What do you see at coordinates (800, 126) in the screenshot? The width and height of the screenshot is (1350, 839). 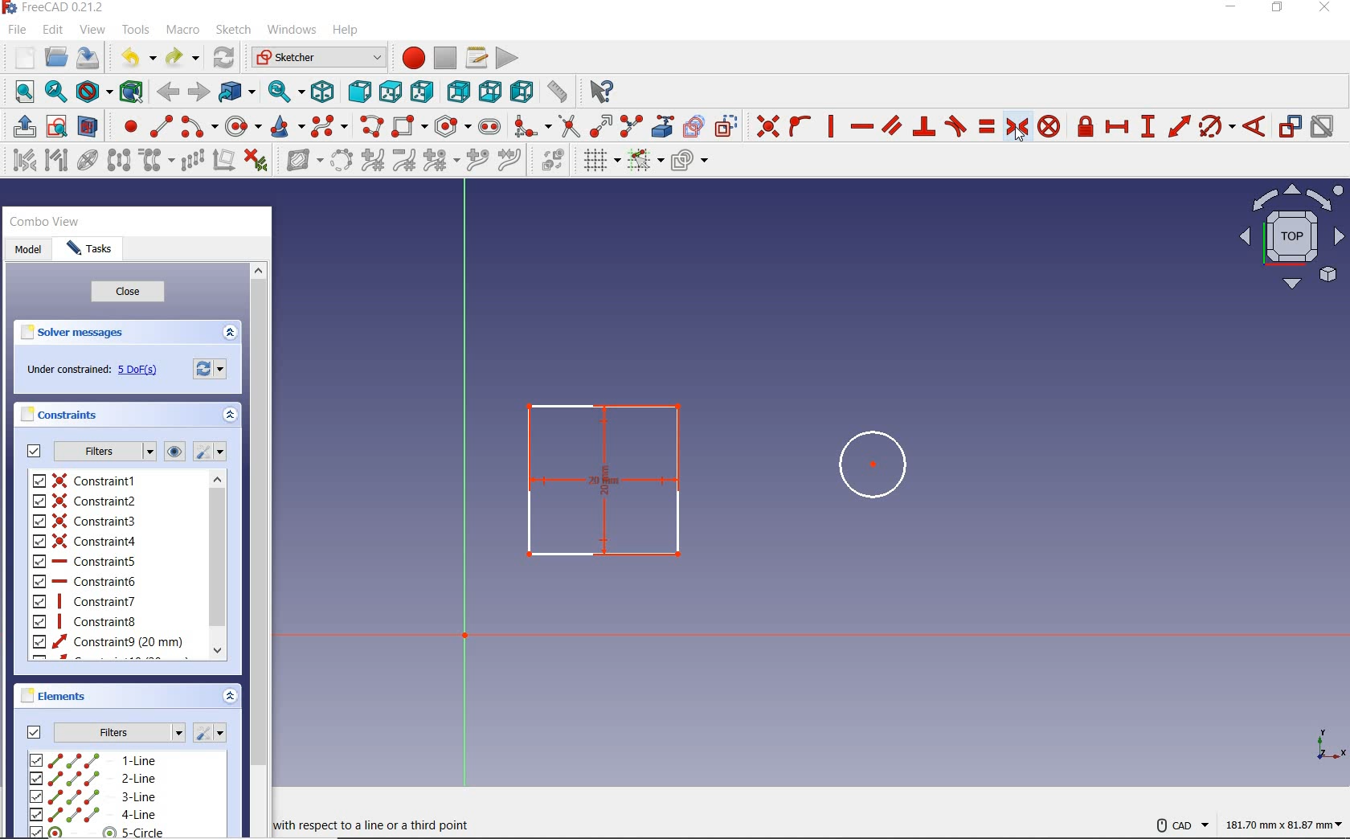 I see `constrain point onto object` at bounding box center [800, 126].